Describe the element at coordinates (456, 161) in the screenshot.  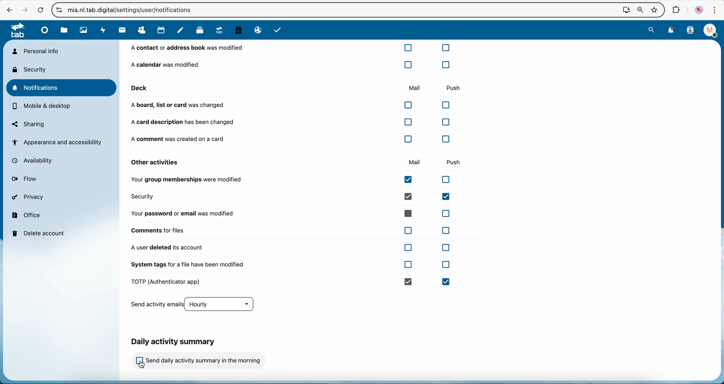
I see `push` at that location.